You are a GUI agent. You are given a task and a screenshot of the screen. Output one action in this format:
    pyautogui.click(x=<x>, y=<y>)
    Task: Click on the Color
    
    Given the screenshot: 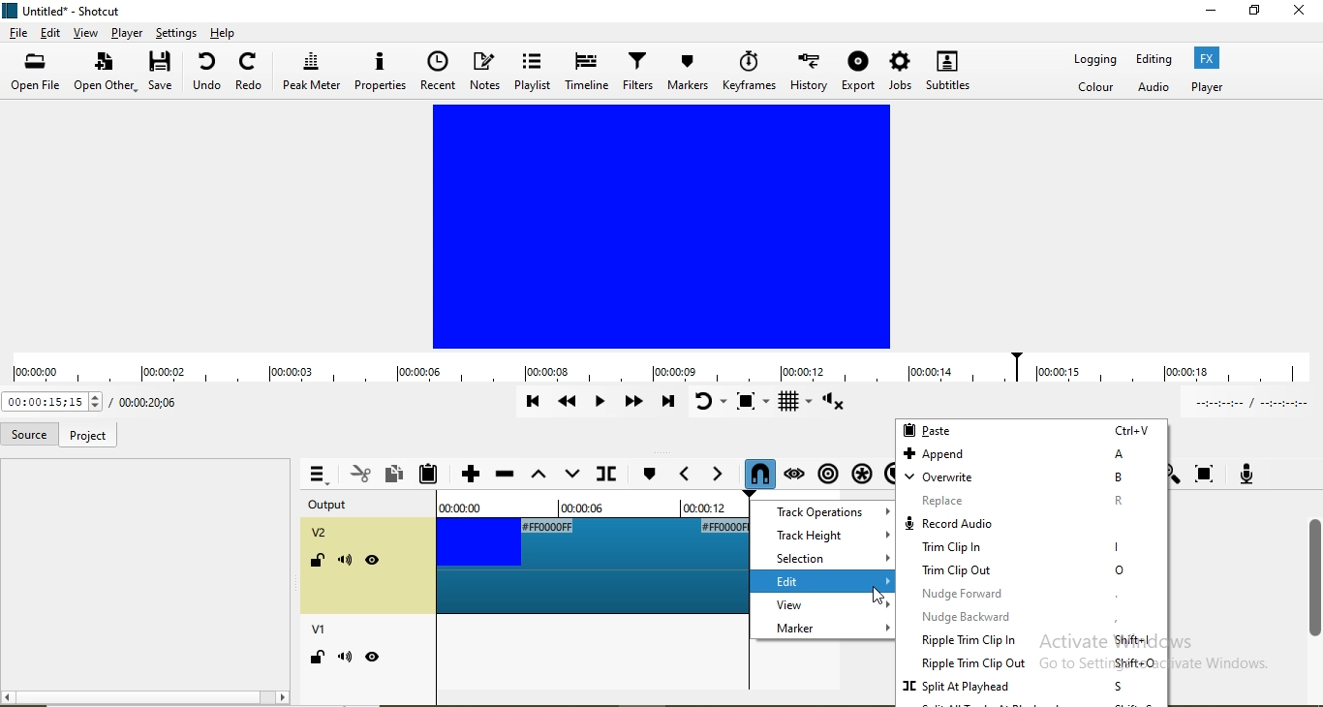 What is the action you would take?
    pyautogui.click(x=1097, y=88)
    